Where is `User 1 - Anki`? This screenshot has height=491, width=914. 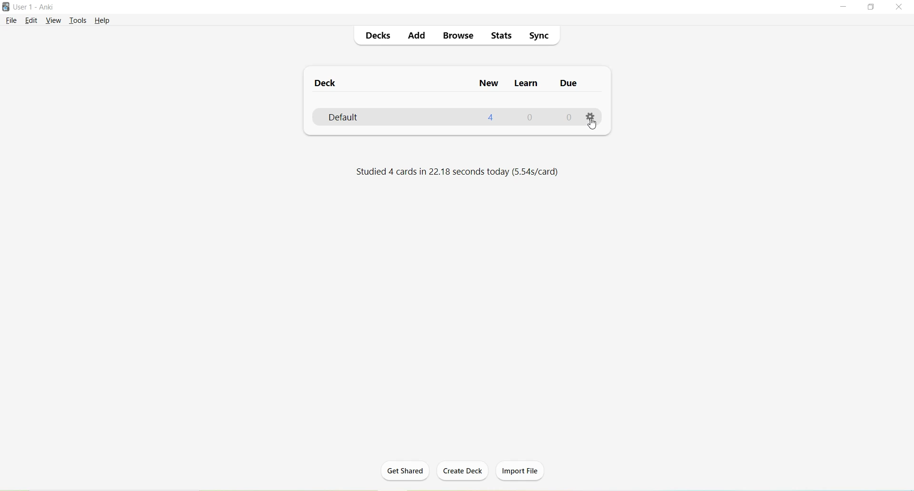
User 1 - Anki is located at coordinates (35, 7).